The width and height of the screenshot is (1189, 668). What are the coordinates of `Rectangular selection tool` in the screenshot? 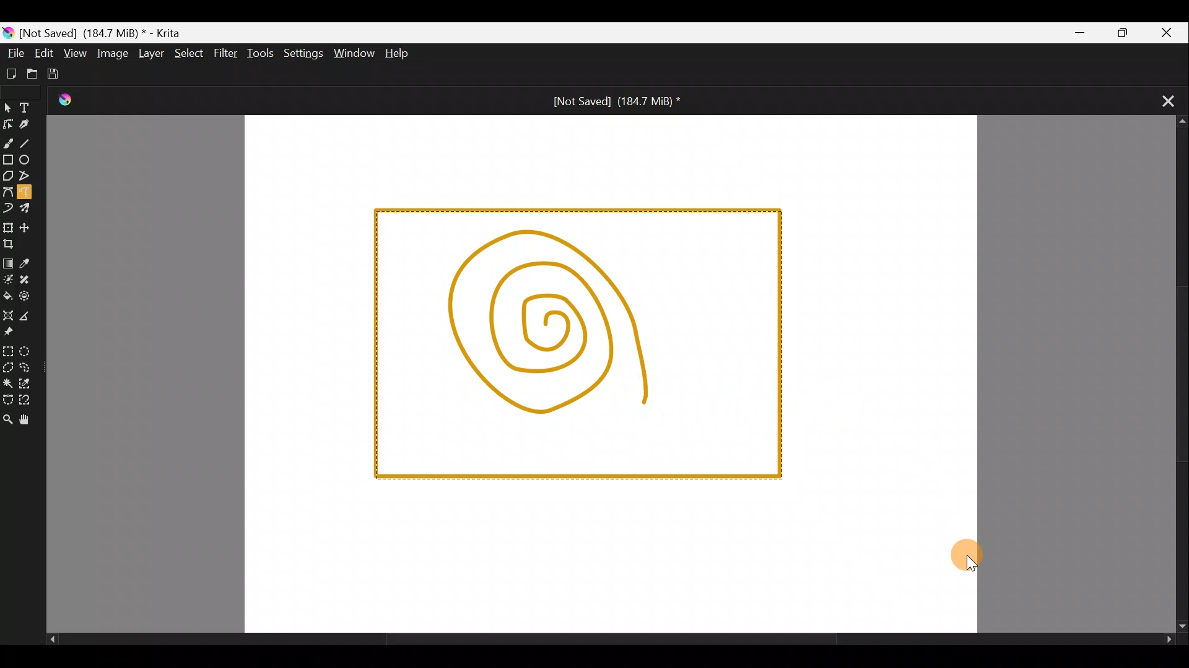 It's located at (8, 349).